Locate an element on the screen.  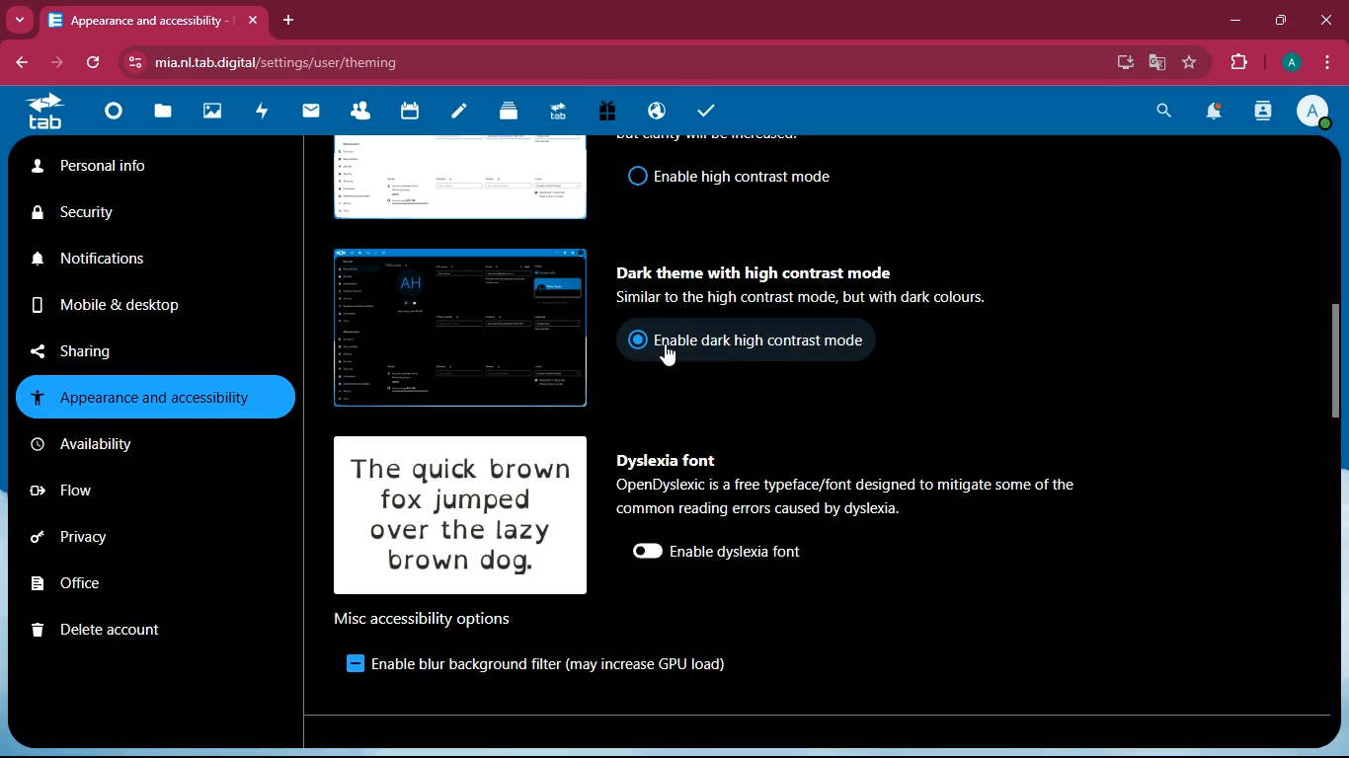
on/off is located at coordinates (642, 552).